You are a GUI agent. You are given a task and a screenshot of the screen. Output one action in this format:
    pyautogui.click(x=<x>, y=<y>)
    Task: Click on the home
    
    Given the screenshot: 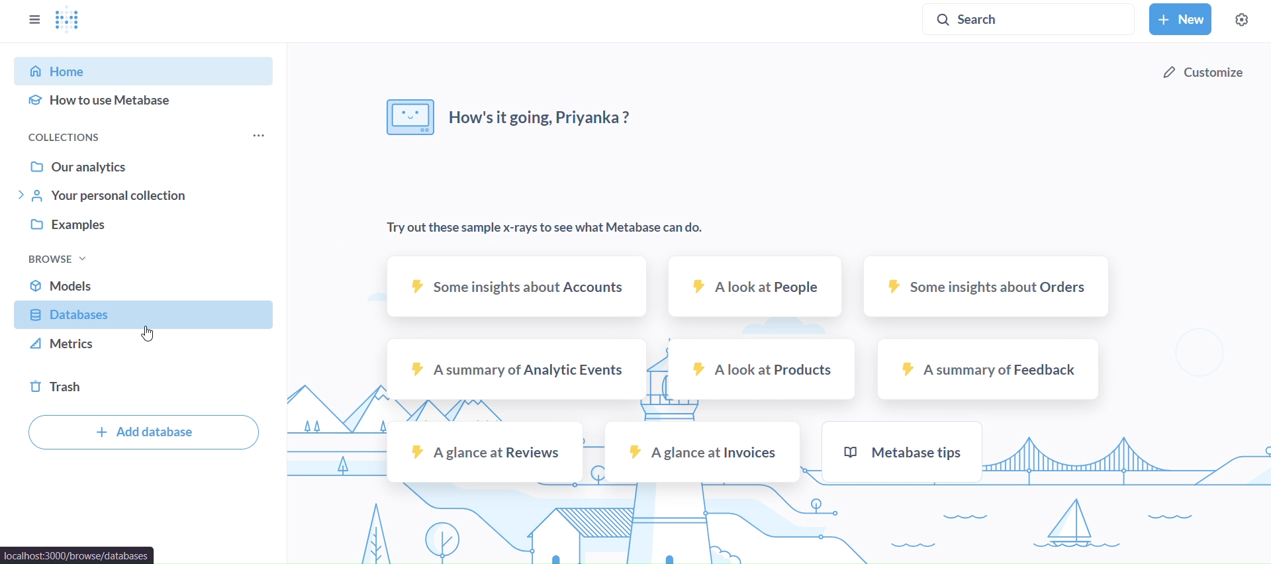 What is the action you would take?
    pyautogui.click(x=143, y=71)
    